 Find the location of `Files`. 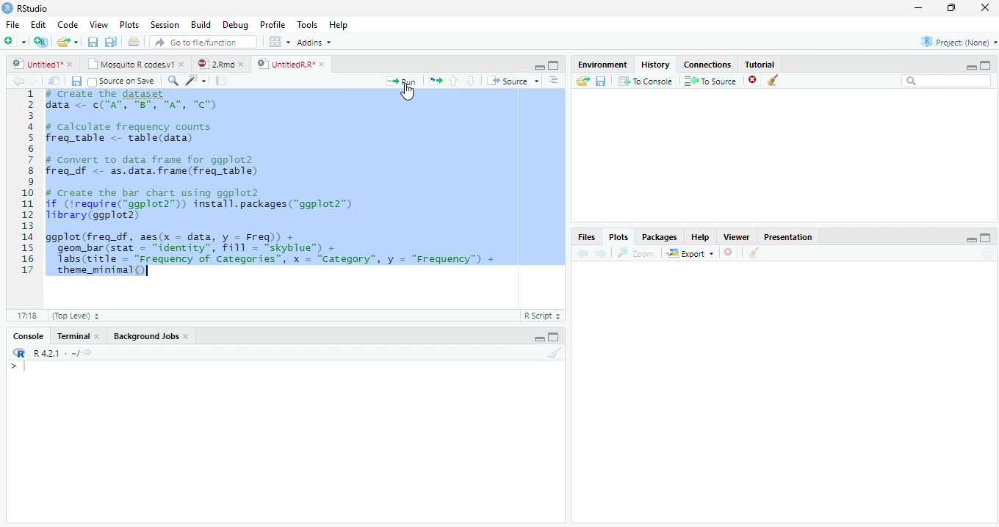

Files is located at coordinates (588, 237).